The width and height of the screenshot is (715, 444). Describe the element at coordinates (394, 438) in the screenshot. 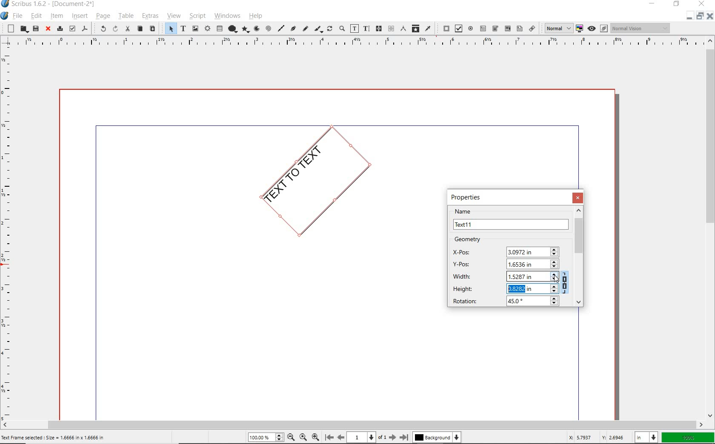

I see `move to next` at that location.